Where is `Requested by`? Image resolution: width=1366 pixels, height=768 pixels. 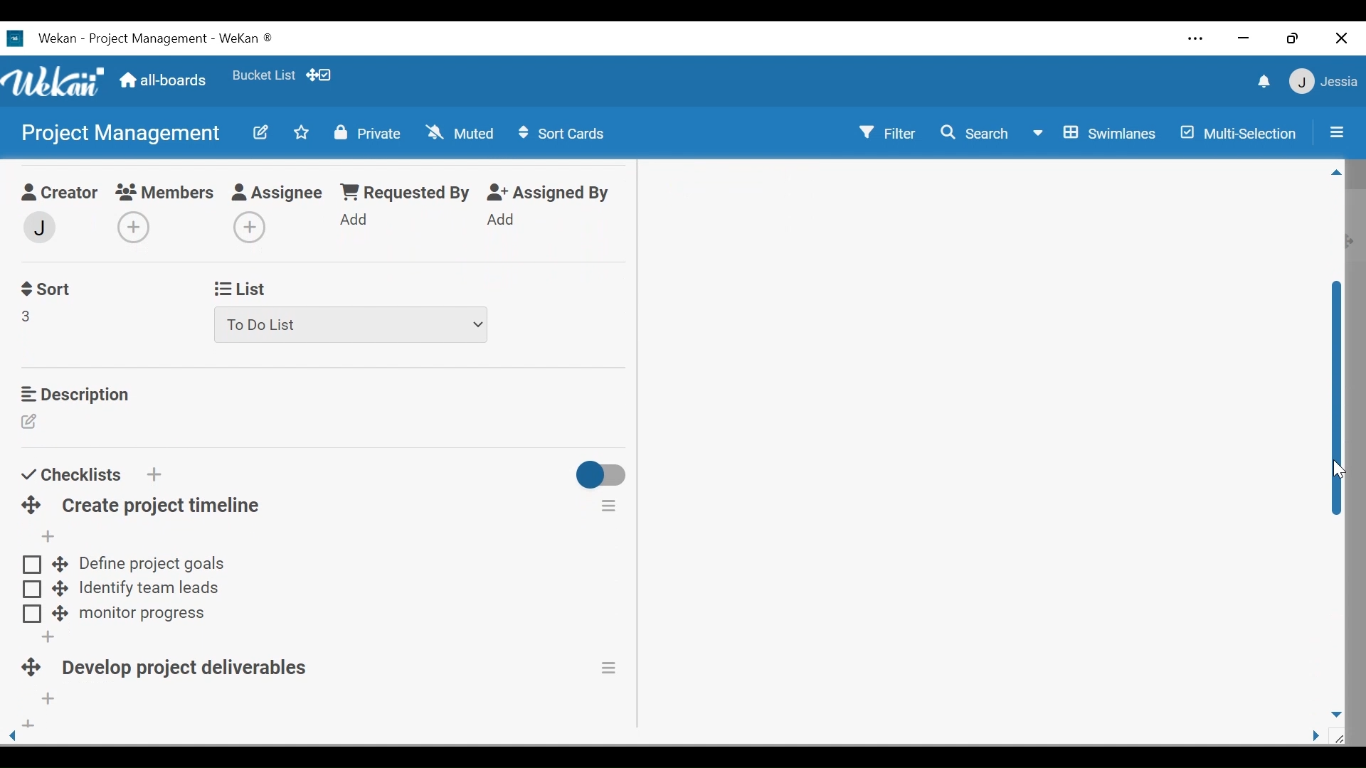
Requested by is located at coordinates (403, 193).